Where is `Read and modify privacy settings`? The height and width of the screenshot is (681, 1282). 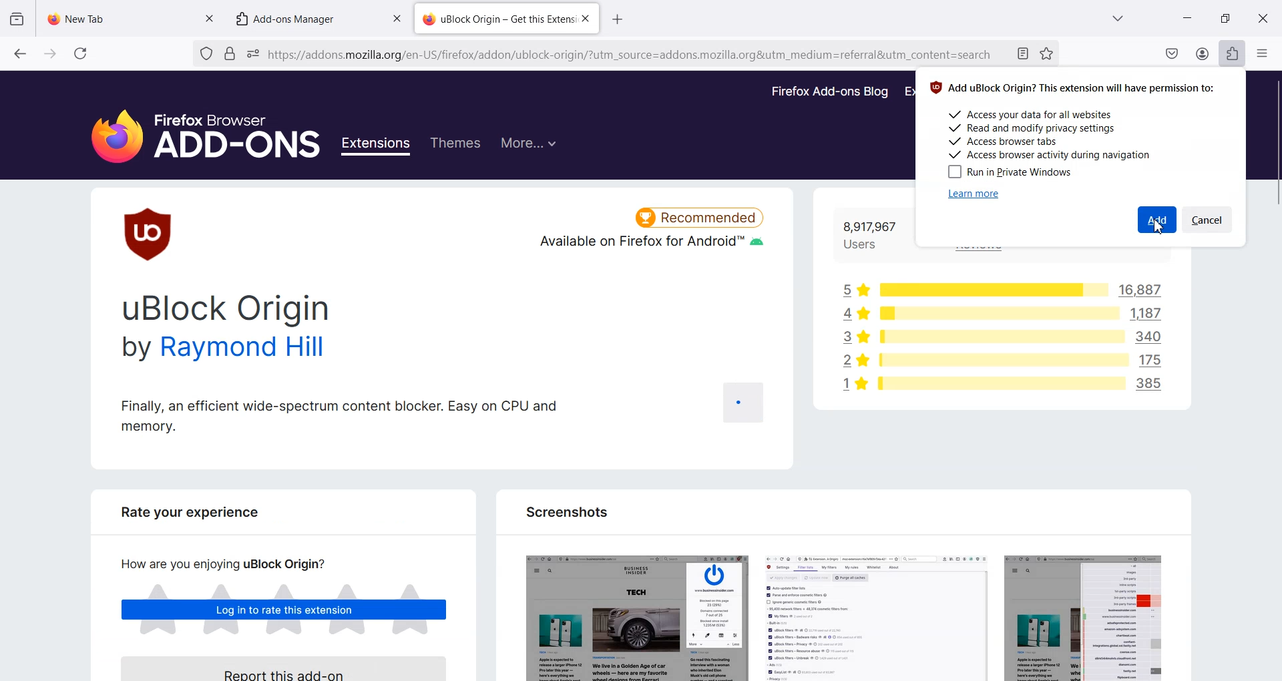 Read and modify privacy settings is located at coordinates (1033, 128).